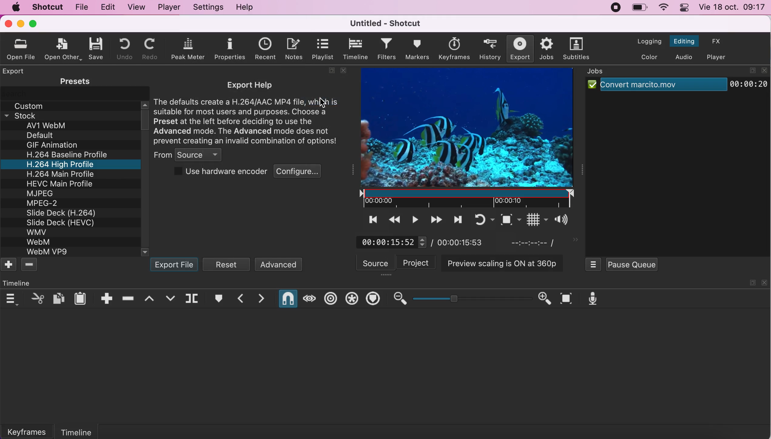 The image size is (771, 439). I want to click on overwrite, so click(170, 298).